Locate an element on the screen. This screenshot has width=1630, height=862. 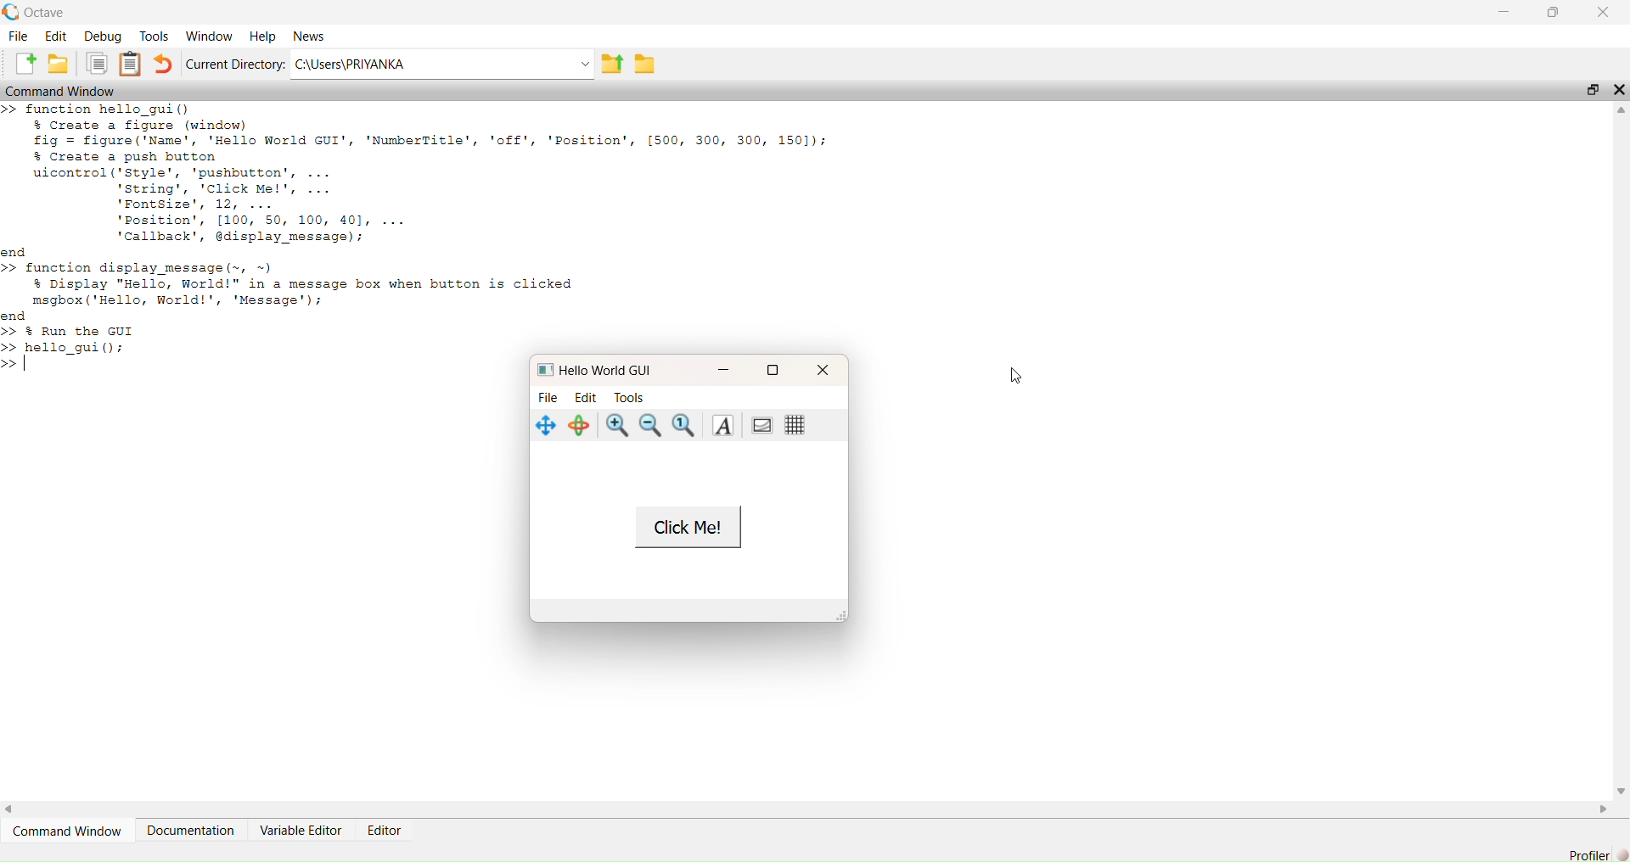
Variable Editor is located at coordinates (302, 831).